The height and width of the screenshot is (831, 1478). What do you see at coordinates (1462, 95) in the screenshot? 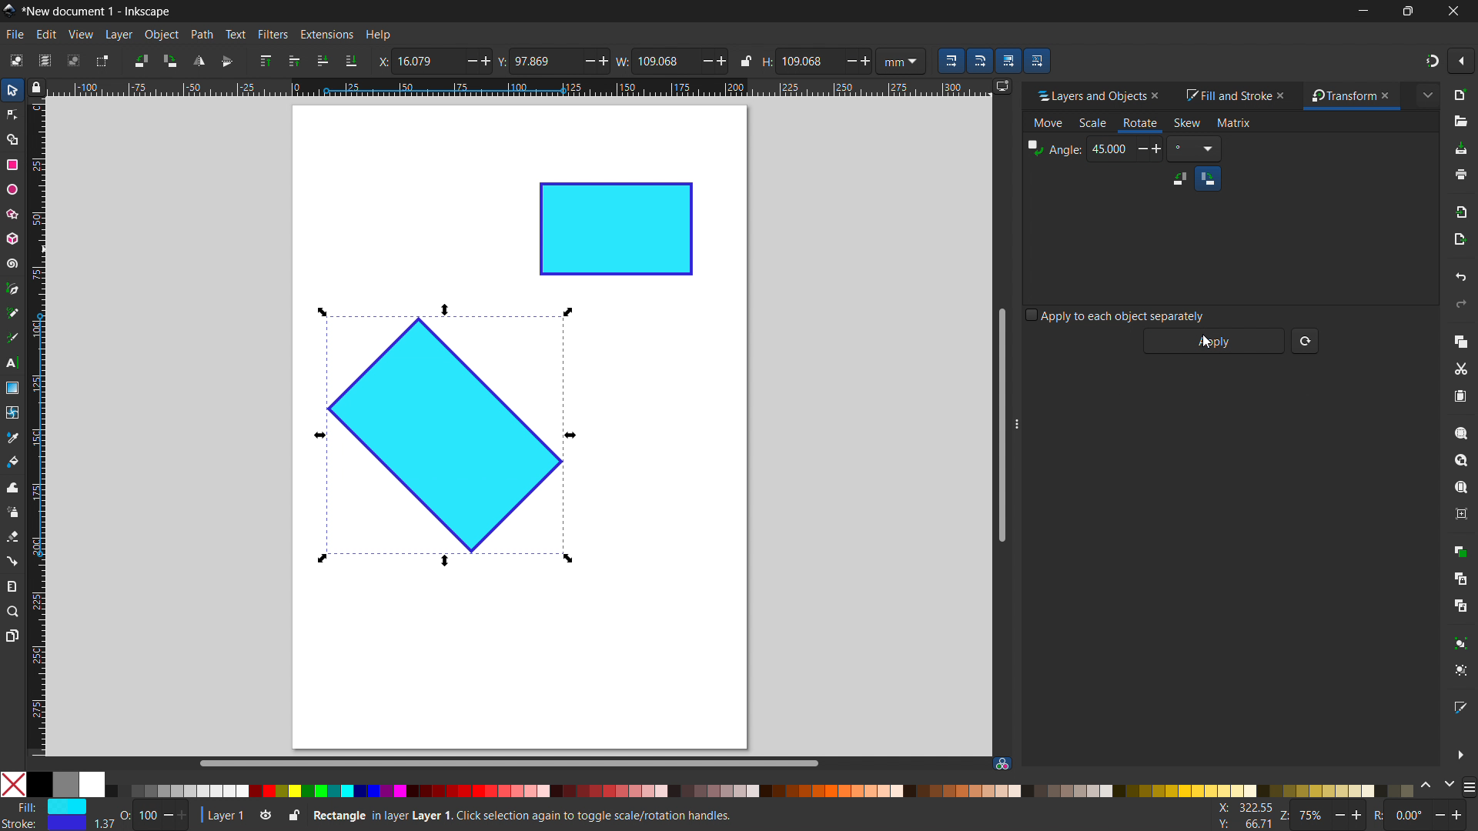
I see `new` at bounding box center [1462, 95].